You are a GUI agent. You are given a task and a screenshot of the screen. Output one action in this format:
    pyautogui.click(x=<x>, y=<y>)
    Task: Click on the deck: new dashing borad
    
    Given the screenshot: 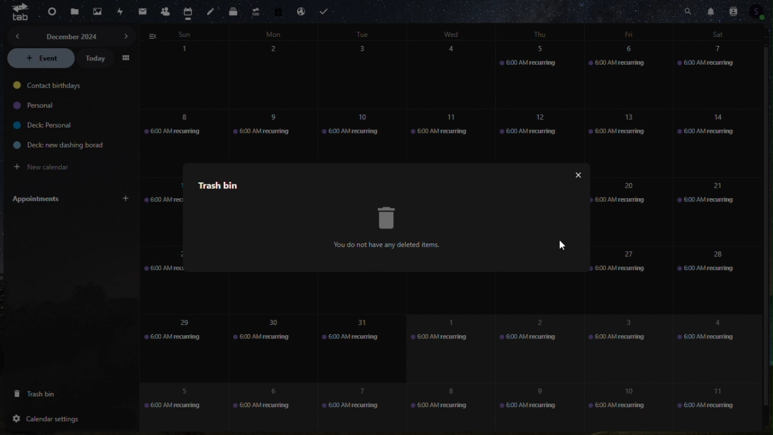 What is the action you would take?
    pyautogui.click(x=54, y=145)
    